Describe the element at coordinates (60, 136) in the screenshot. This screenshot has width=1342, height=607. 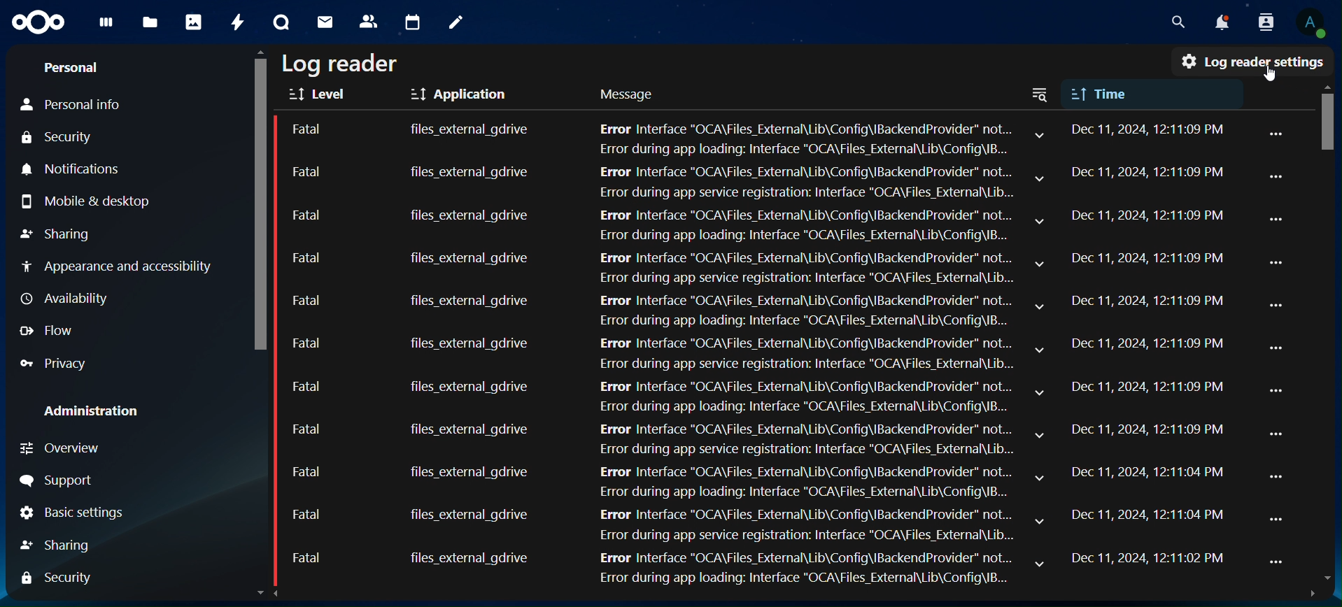
I see `security` at that location.